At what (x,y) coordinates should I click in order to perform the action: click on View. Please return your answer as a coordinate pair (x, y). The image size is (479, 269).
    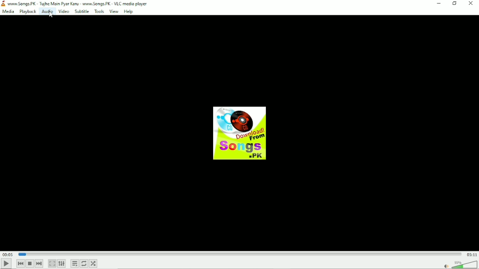
    Looking at the image, I should click on (113, 11).